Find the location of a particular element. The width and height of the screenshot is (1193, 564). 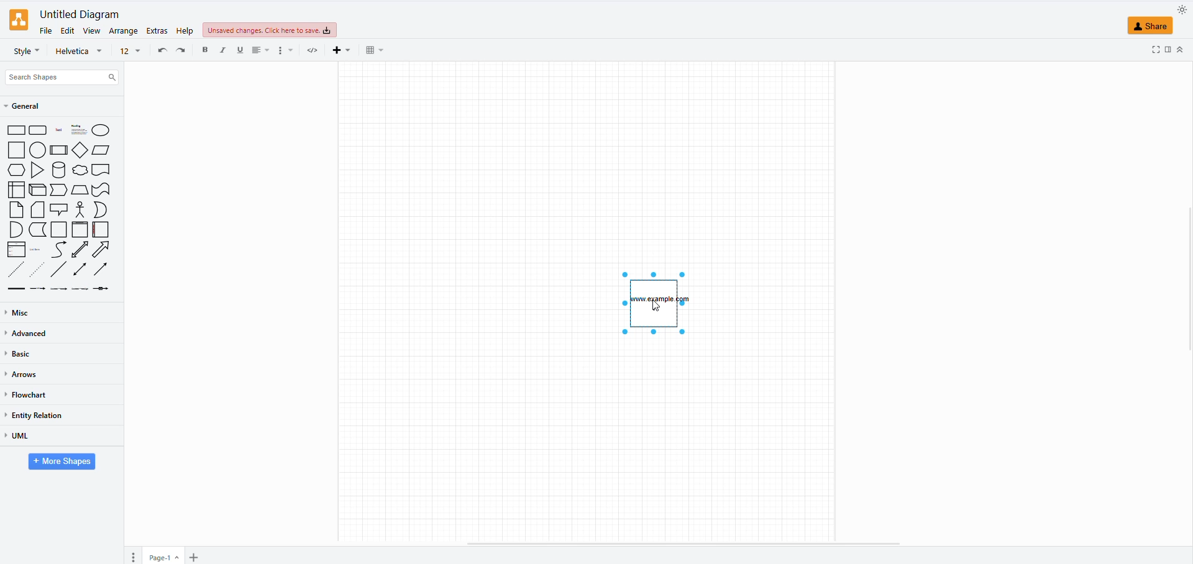

text is located at coordinates (660, 304).